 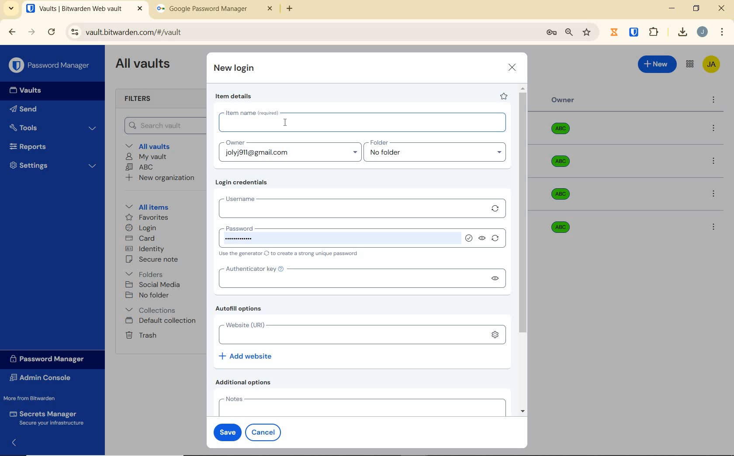 What do you see at coordinates (350, 207) in the screenshot?
I see `username` at bounding box center [350, 207].